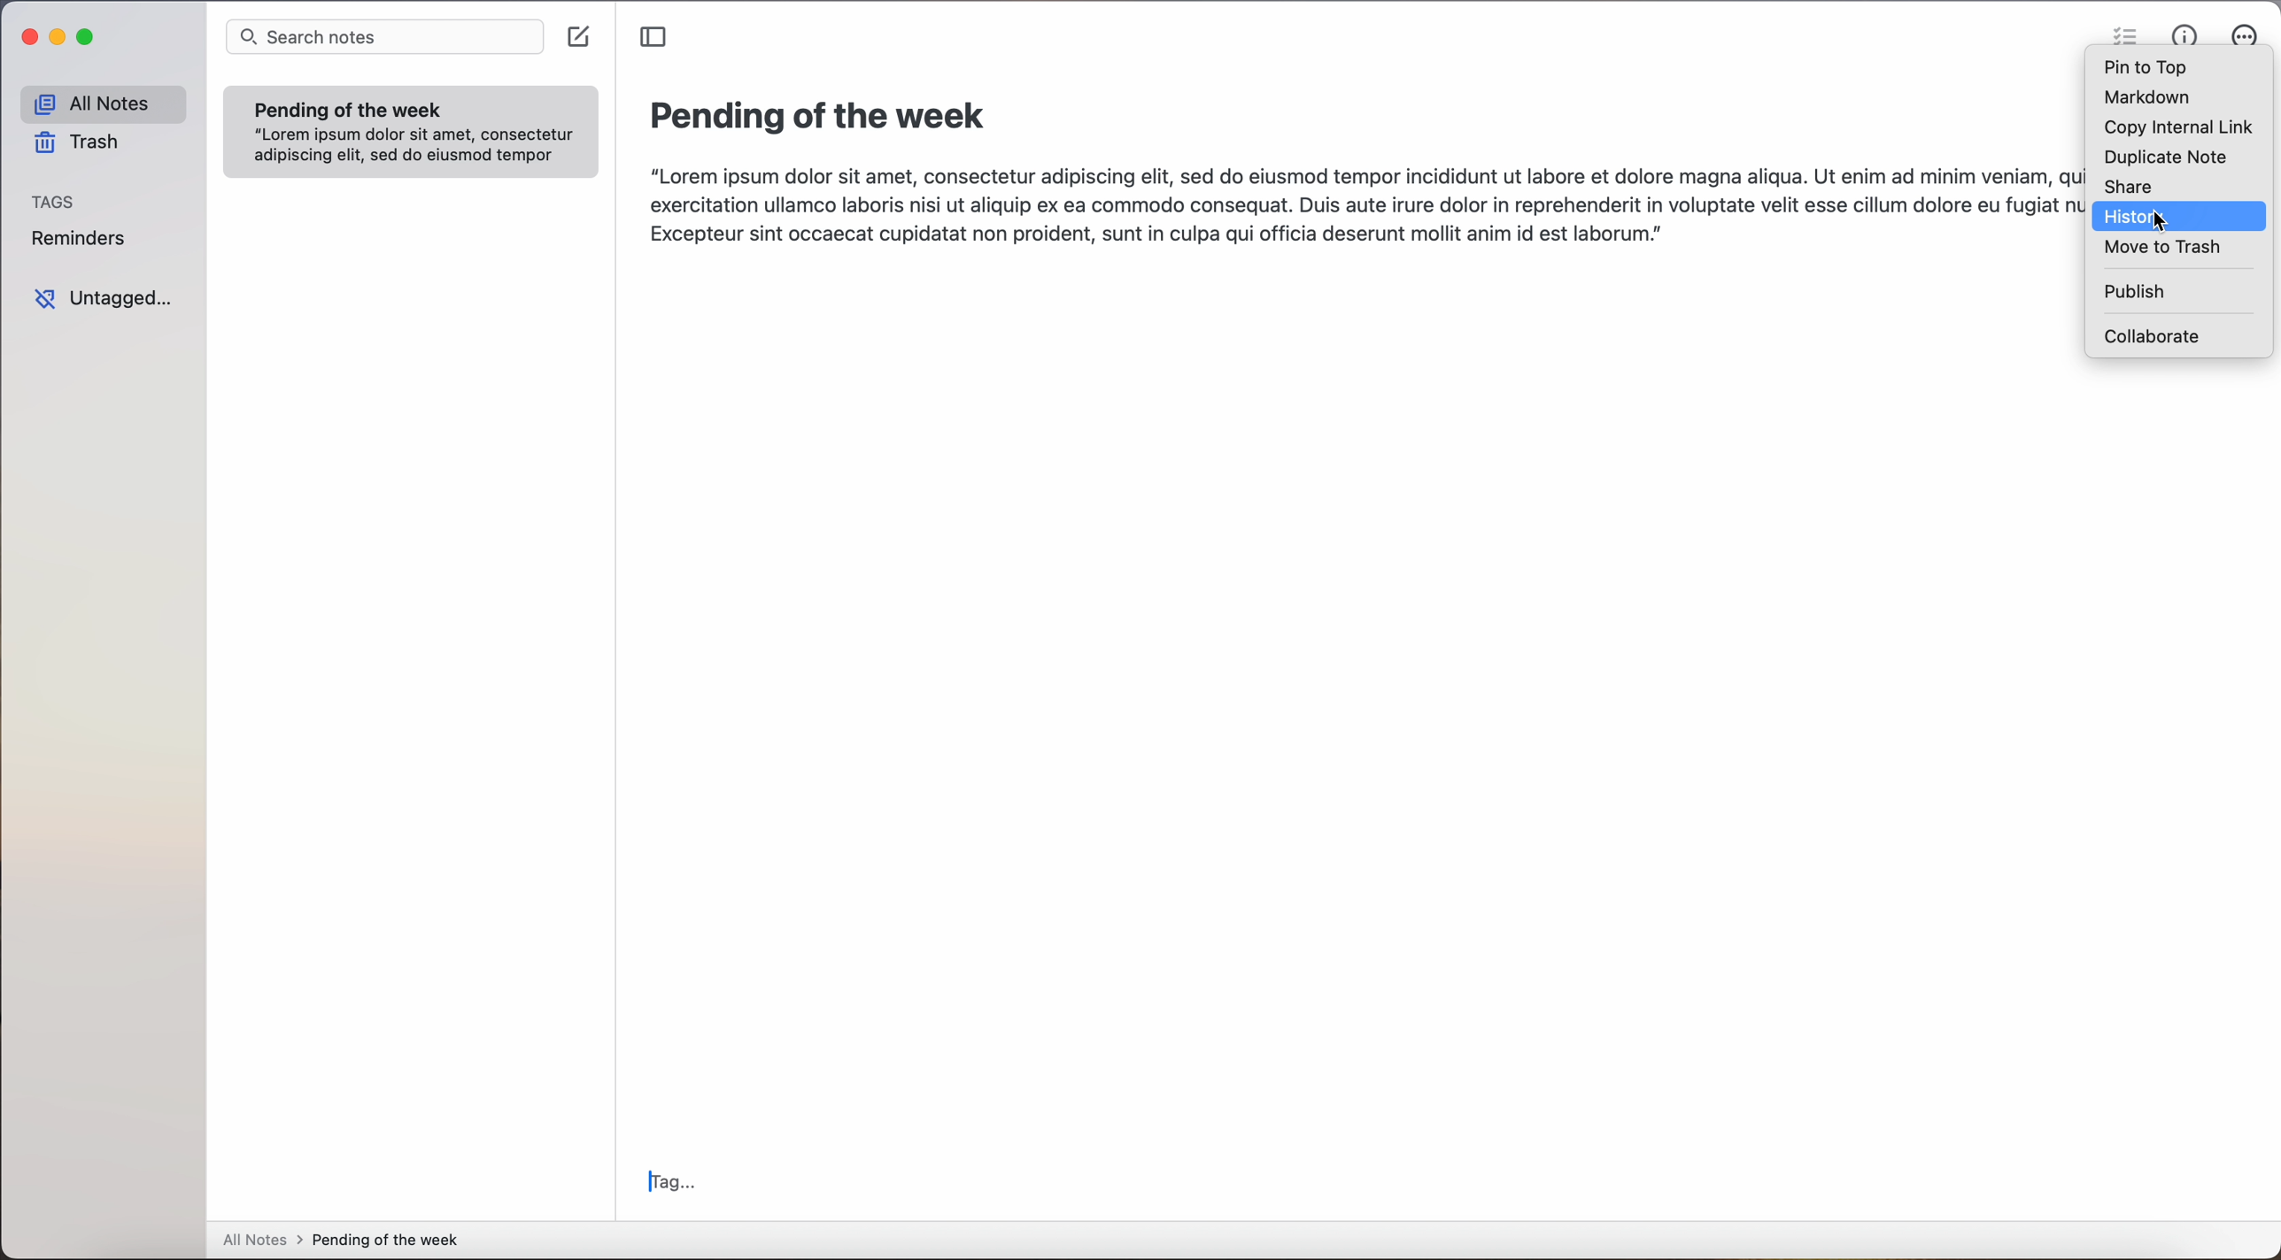 The width and height of the screenshot is (2281, 1260). Describe the element at coordinates (2187, 34) in the screenshot. I see `metrics` at that location.